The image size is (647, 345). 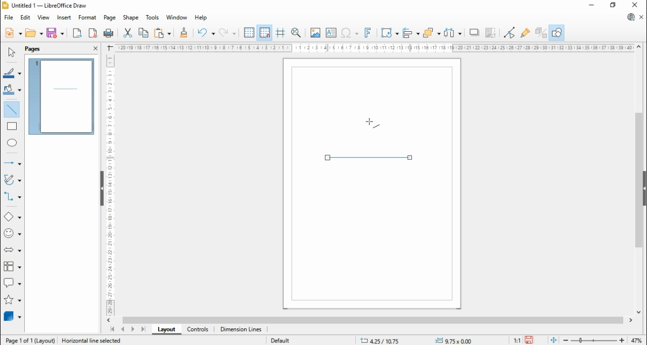 I want to click on first page, so click(x=111, y=329).